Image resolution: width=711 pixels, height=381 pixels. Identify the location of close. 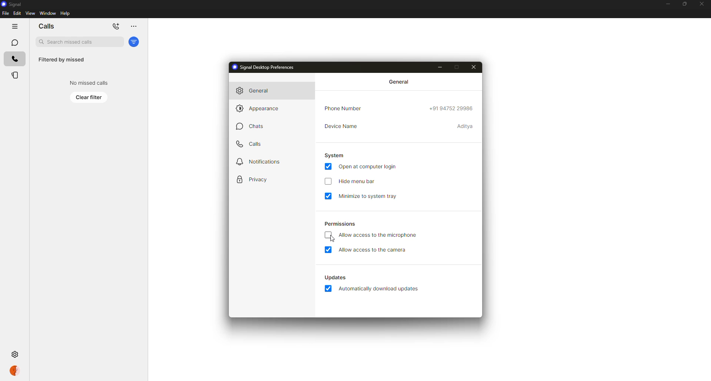
(474, 68).